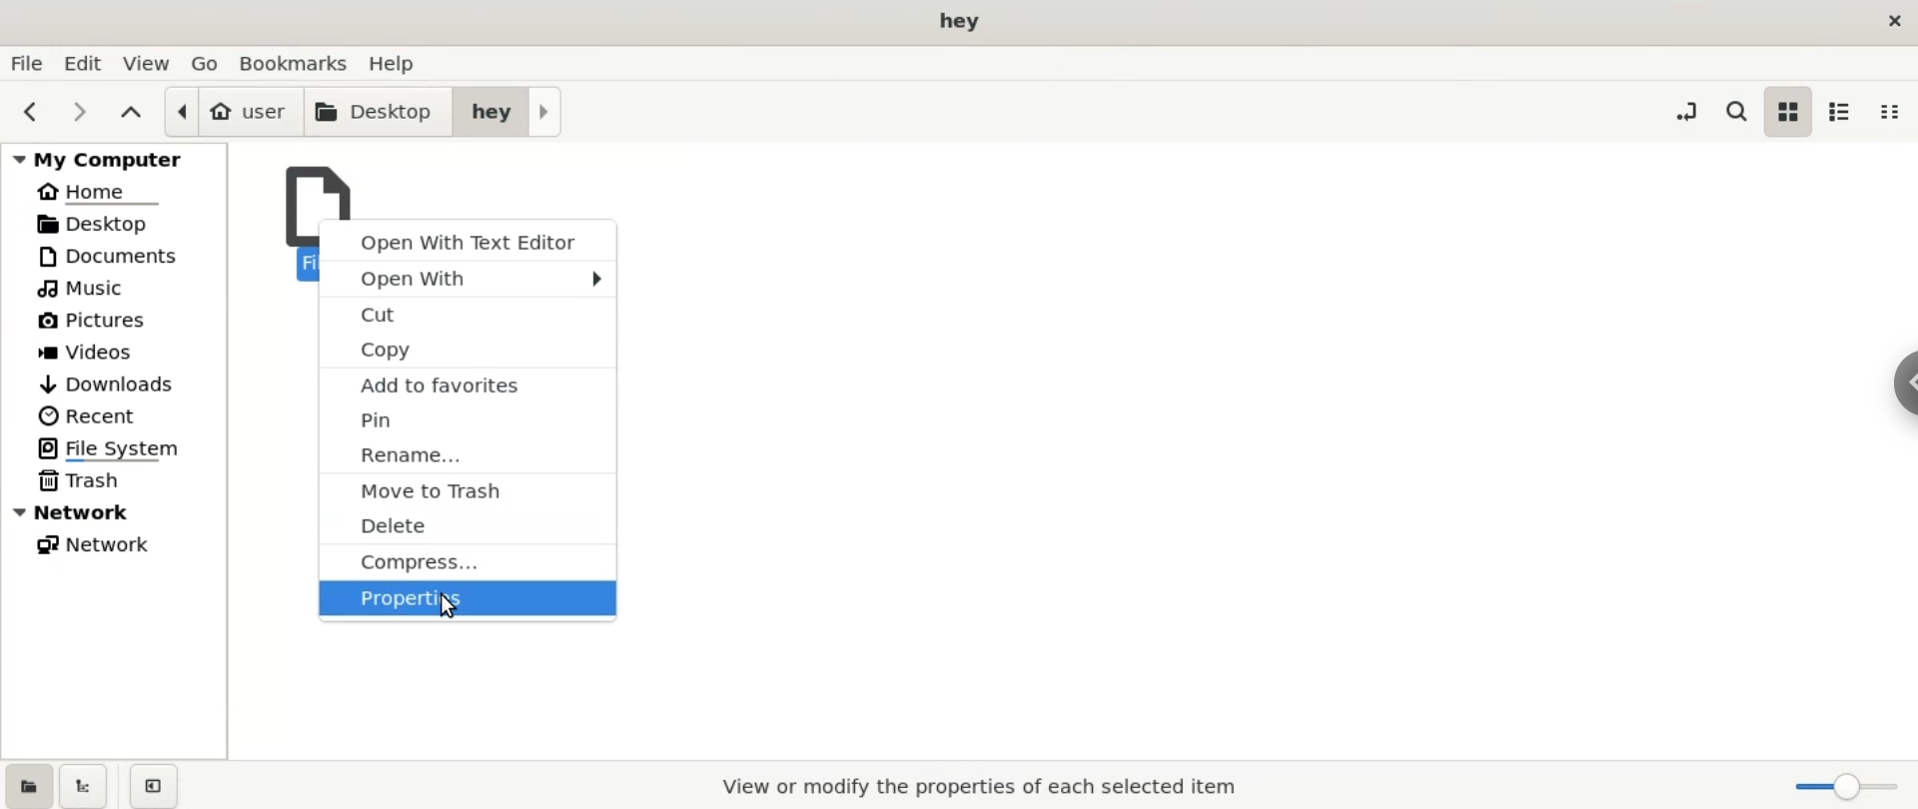  Describe the element at coordinates (402, 63) in the screenshot. I see `help` at that location.